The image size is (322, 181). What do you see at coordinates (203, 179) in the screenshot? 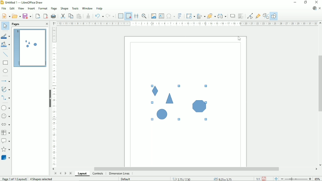
I see `Cursor position` at bounding box center [203, 179].